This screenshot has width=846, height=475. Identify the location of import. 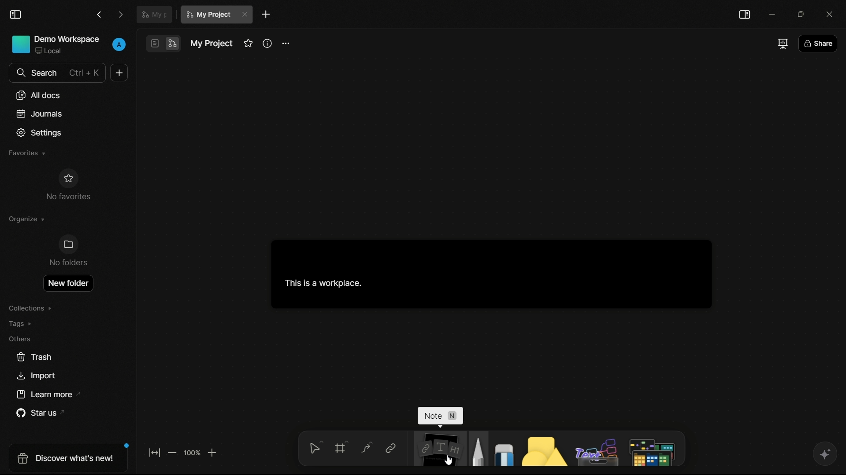
(38, 374).